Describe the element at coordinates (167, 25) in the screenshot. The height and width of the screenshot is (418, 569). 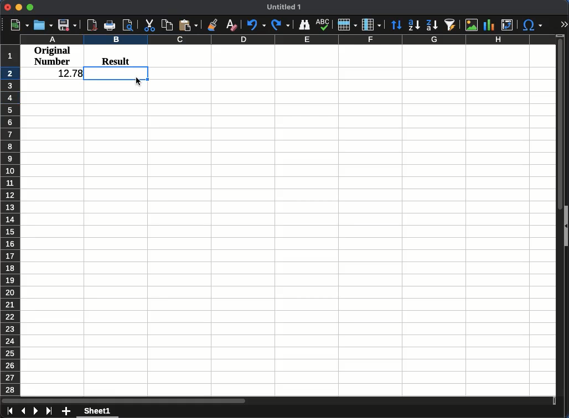
I see `copy` at that location.